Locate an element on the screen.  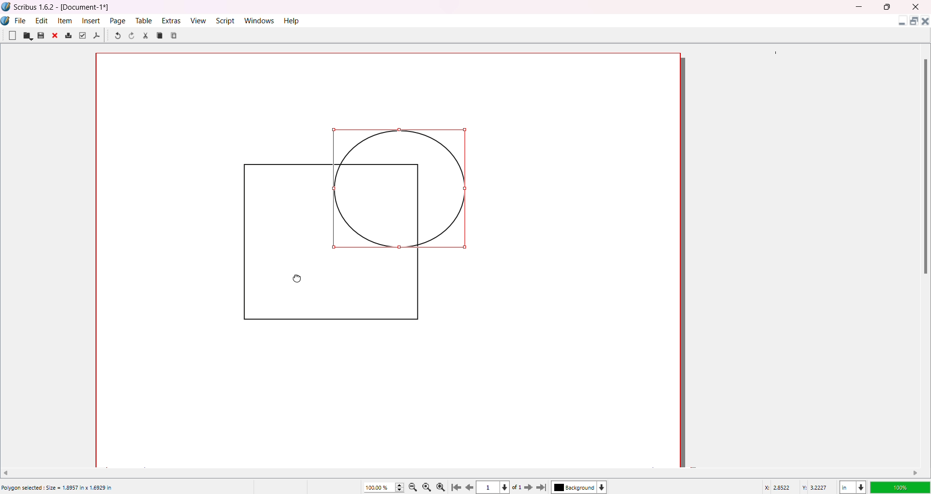
Logo is located at coordinates (6, 7).